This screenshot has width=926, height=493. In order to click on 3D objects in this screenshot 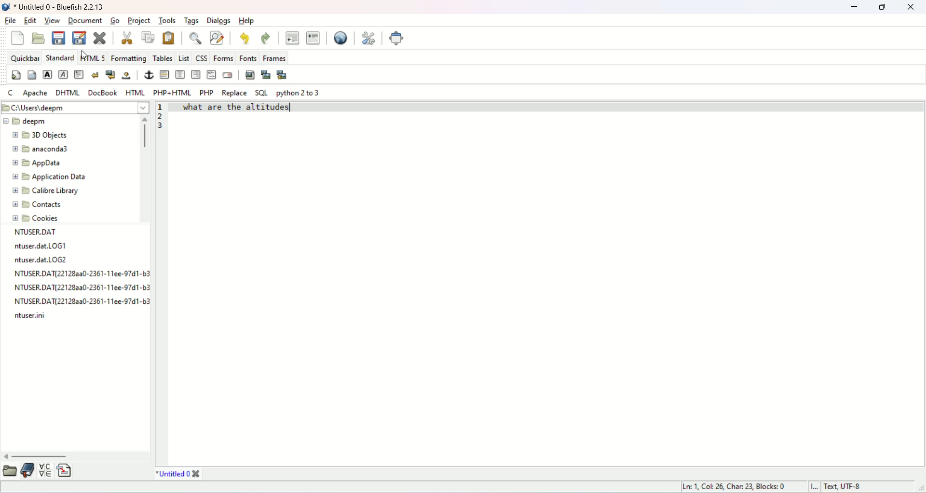, I will do `click(39, 136)`.